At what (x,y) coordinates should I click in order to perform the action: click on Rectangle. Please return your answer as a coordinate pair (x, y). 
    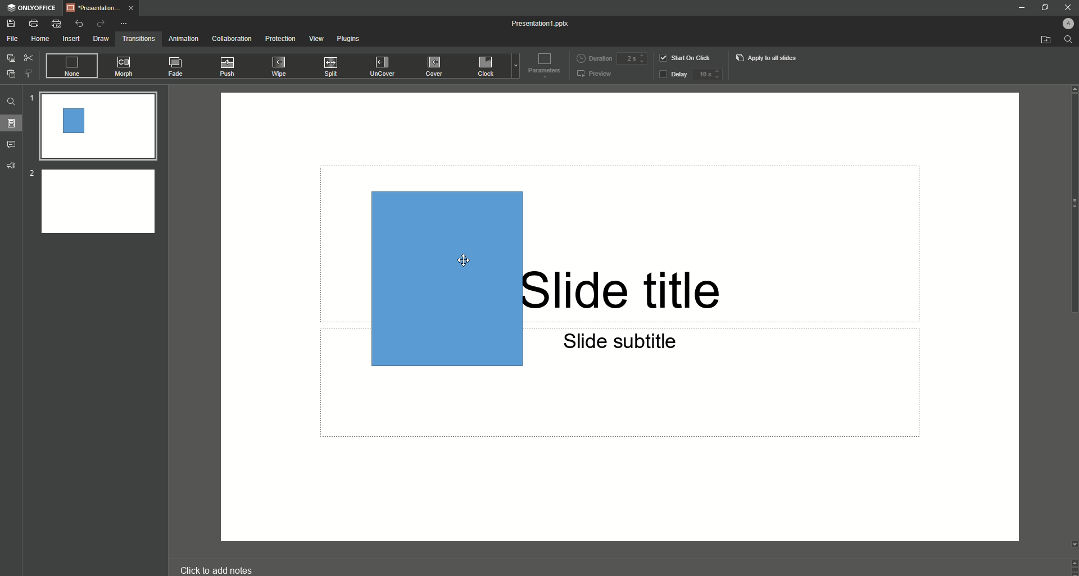
    Looking at the image, I should click on (438, 280).